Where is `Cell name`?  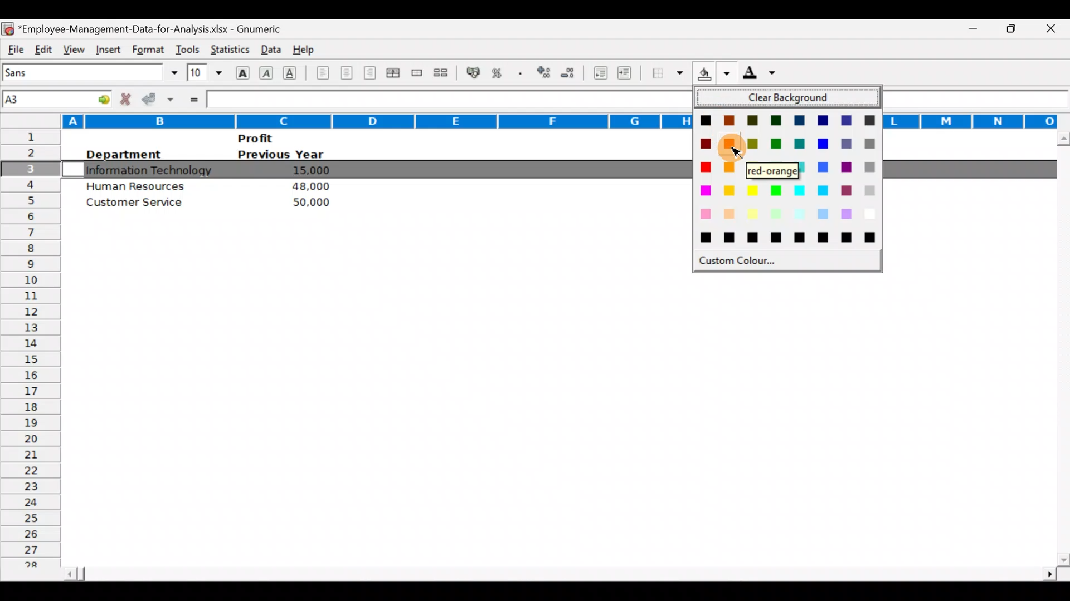
Cell name is located at coordinates (58, 96).